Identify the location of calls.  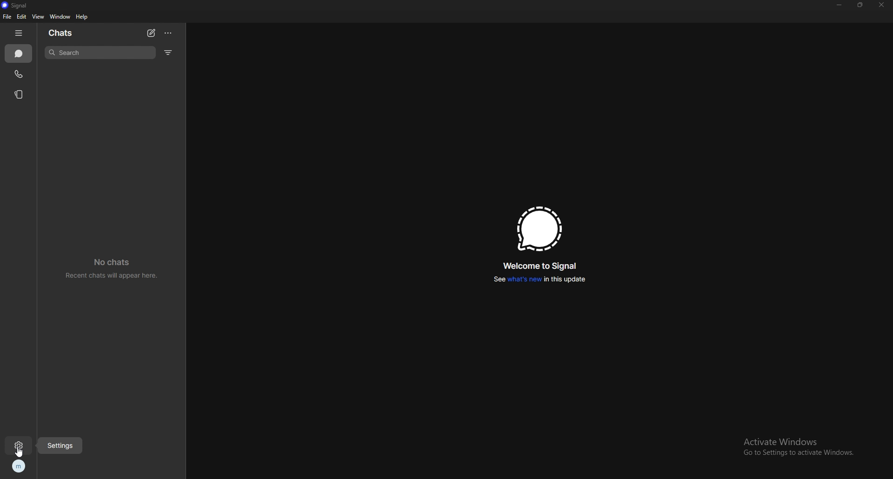
(19, 74).